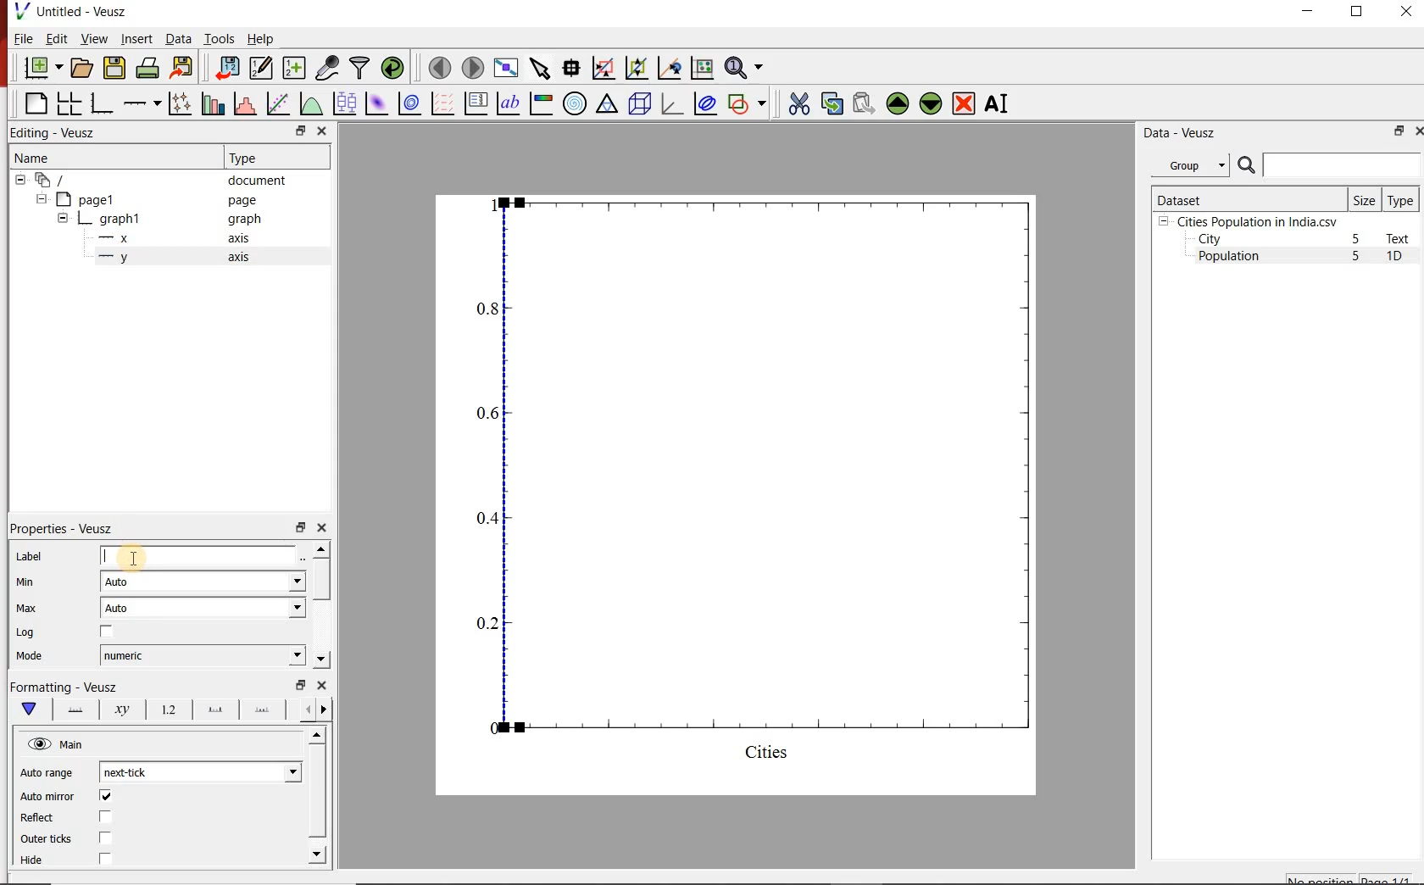 This screenshot has height=885, width=1424. What do you see at coordinates (471, 67) in the screenshot?
I see `move to the next page` at bounding box center [471, 67].